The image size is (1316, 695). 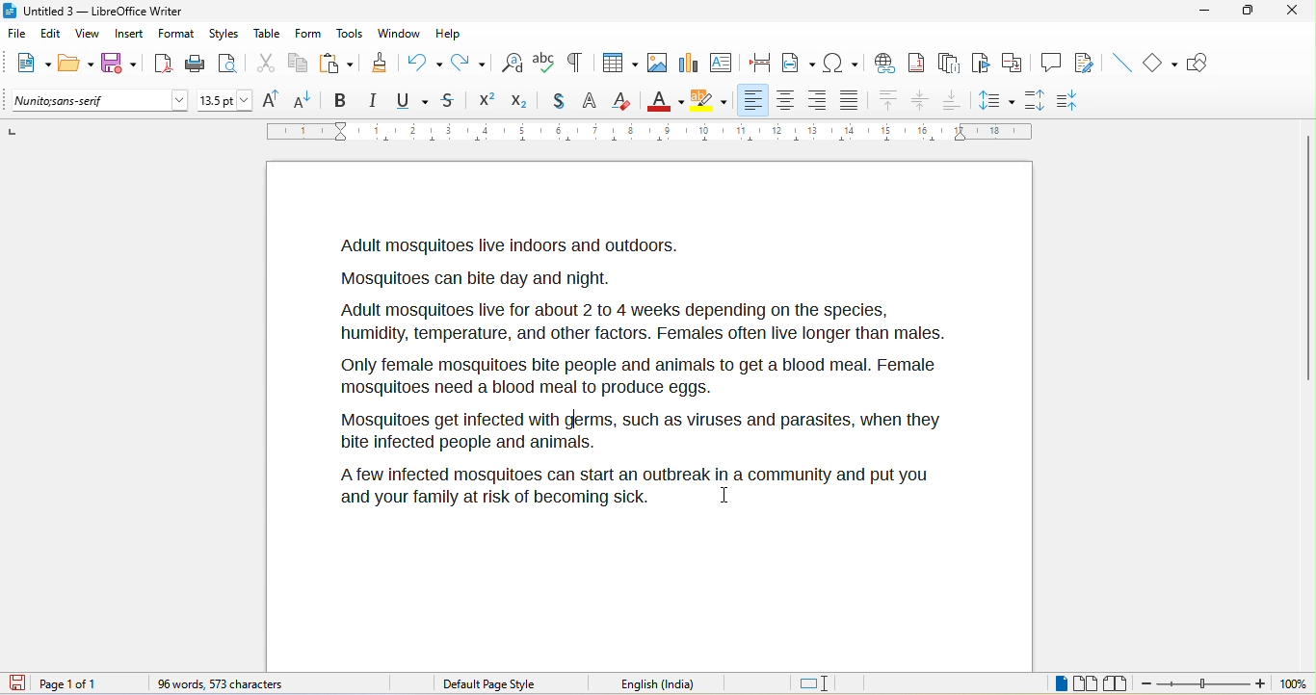 I want to click on bookmark, so click(x=982, y=64).